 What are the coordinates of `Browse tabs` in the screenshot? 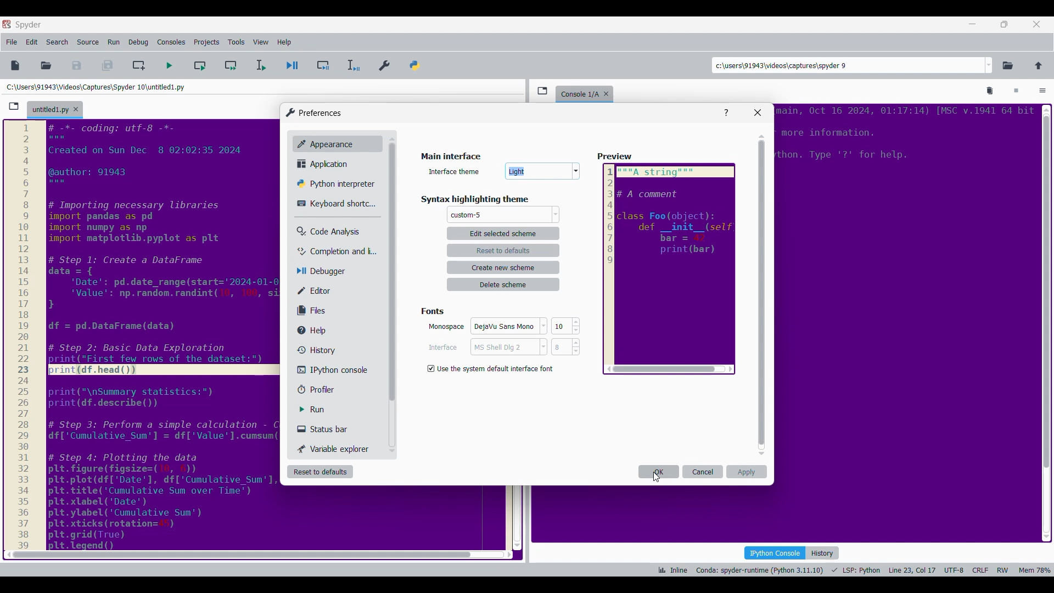 It's located at (542, 91).